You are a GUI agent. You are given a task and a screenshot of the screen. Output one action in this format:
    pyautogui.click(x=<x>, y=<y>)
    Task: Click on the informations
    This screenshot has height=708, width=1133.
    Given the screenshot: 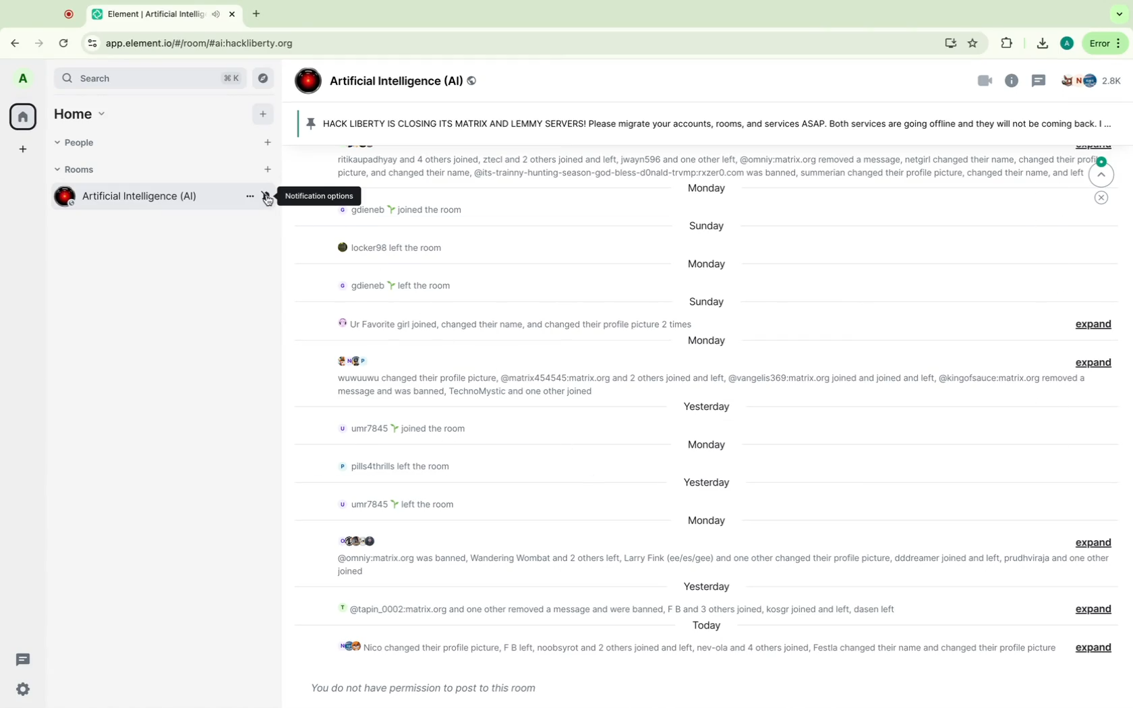 What is the action you would take?
    pyautogui.click(x=1014, y=80)
    